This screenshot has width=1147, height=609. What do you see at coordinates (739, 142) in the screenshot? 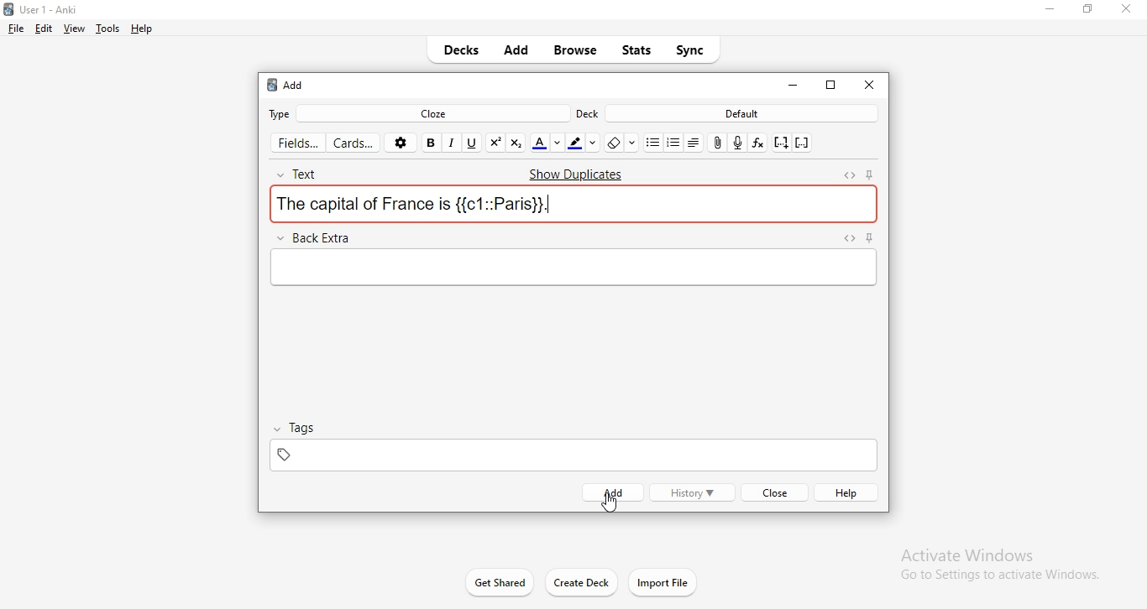
I see `record audio` at bounding box center [739, 142].